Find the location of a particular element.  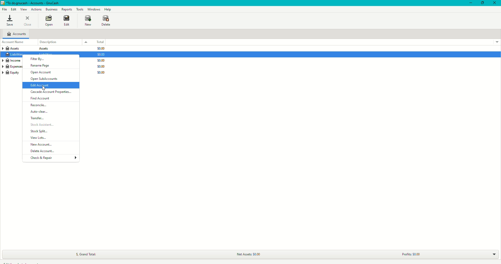

View is located at coordinates (25, 9).